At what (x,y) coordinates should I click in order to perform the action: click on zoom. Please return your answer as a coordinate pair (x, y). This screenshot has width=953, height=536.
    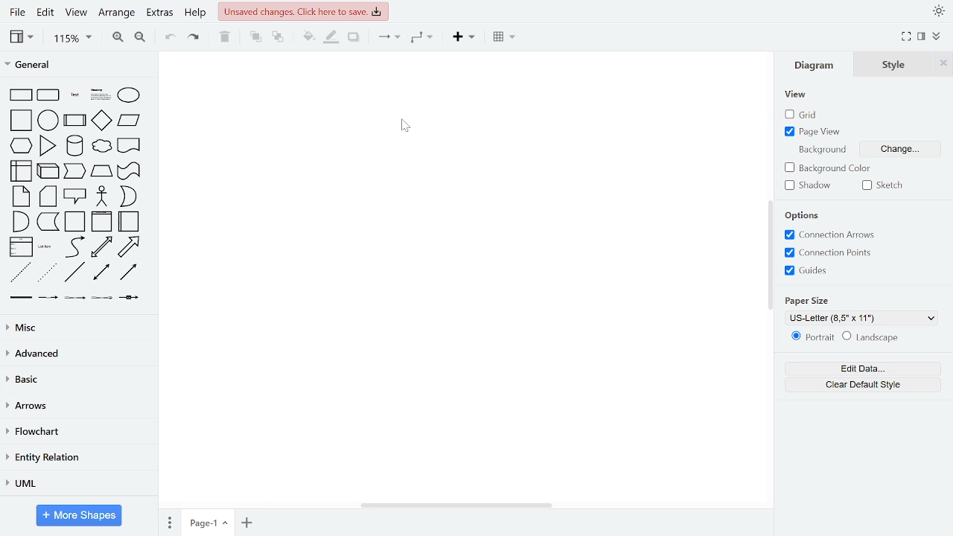
    Looking at the image, I should click on (72, 39).